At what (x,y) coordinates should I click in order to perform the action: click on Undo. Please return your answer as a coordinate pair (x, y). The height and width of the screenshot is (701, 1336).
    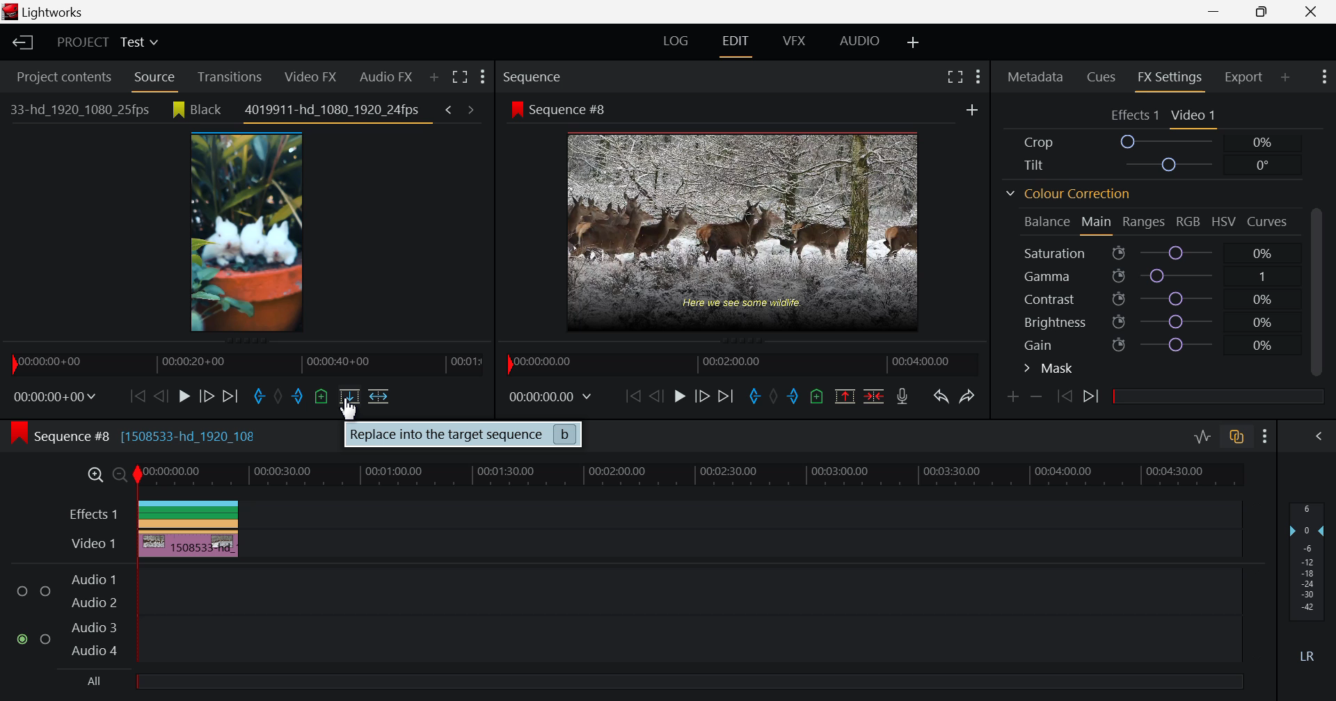
    Looking at the image, I should click on (941, 397).